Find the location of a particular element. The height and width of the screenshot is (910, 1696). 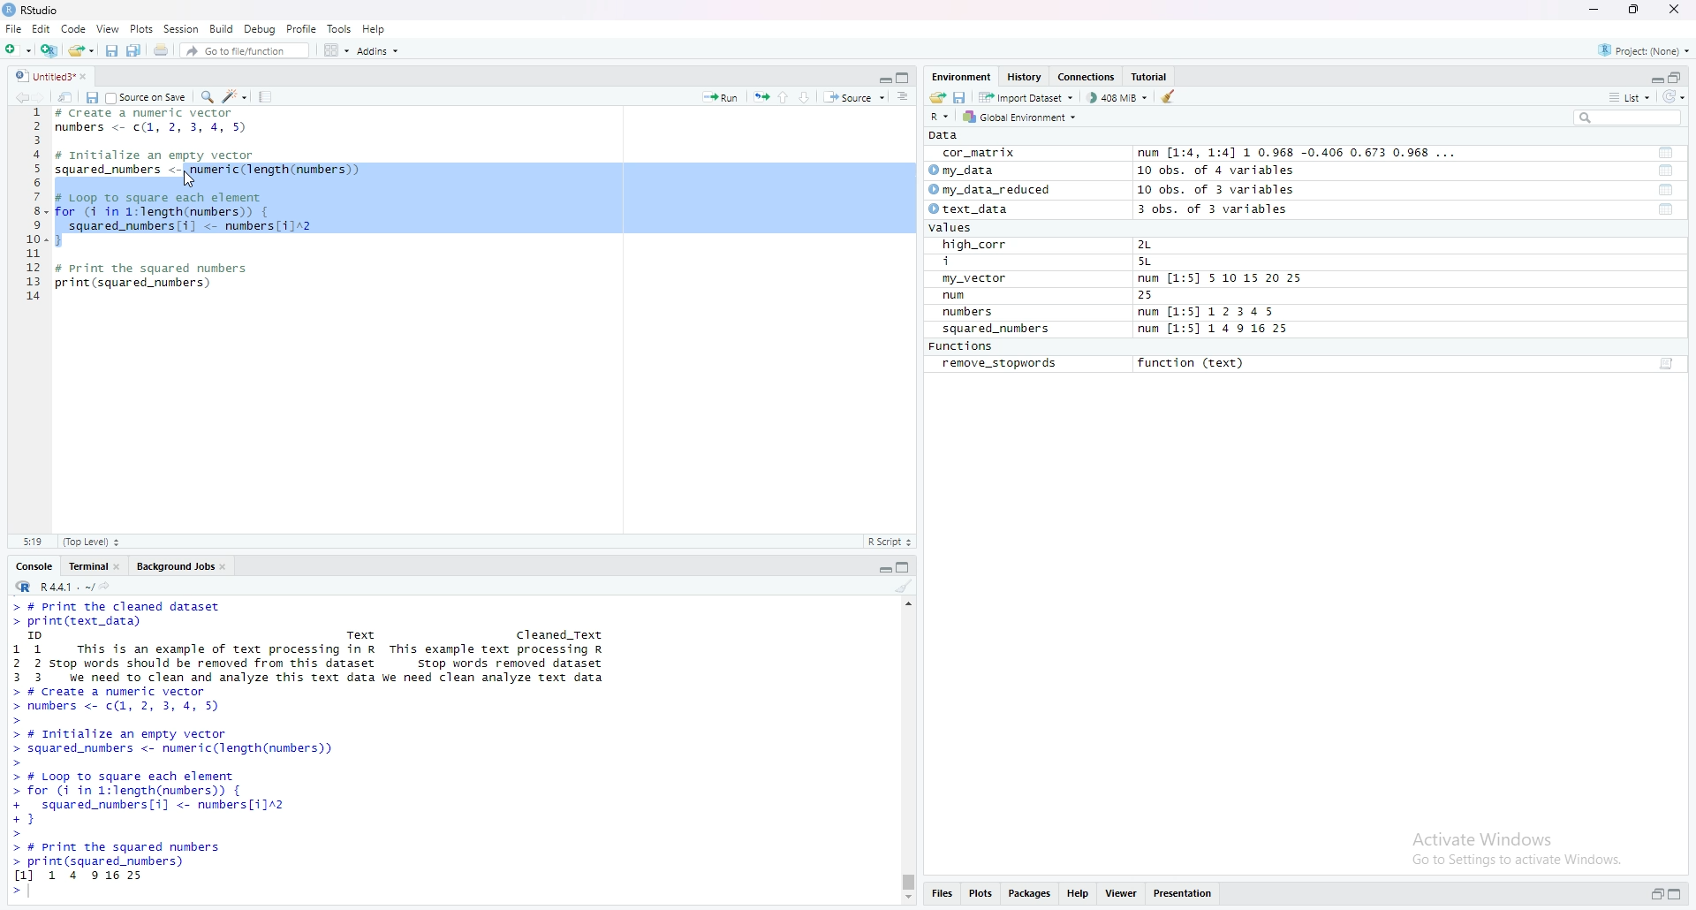

Background Jobs is located at coordinates (174, 565).